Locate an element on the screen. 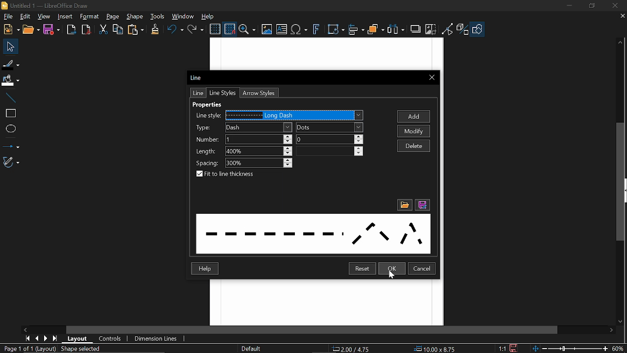 The width and height of the screenshot is (627, 353). Insert text is located at coordinates (300, 30).